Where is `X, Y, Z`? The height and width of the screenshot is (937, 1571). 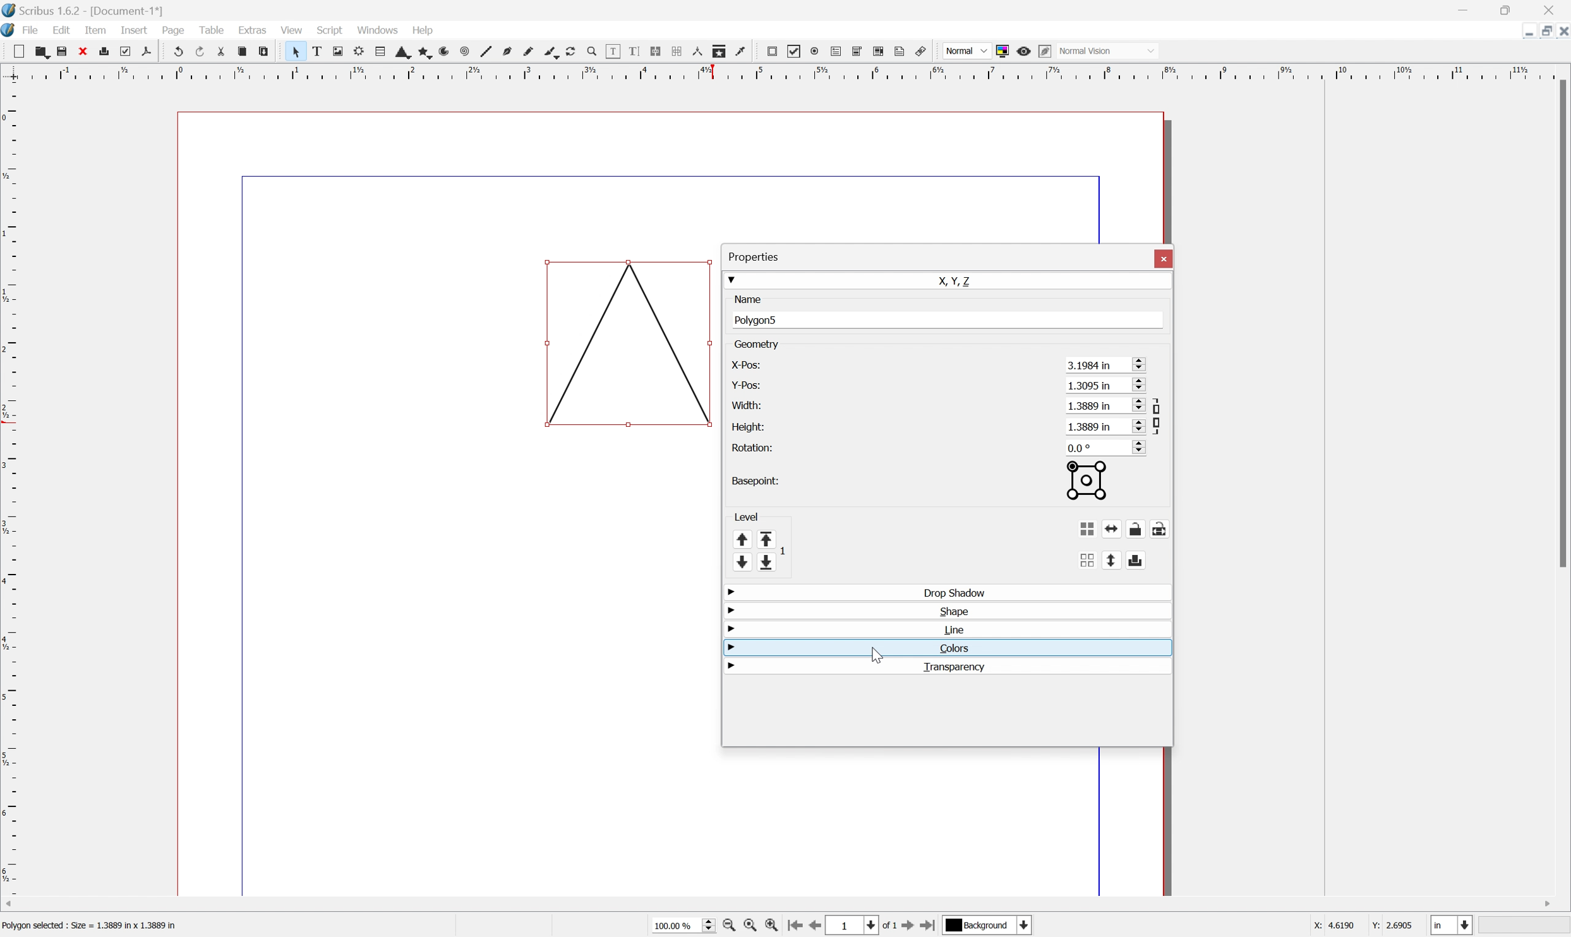
X, Y, Z is located at coordinates (958, 280).